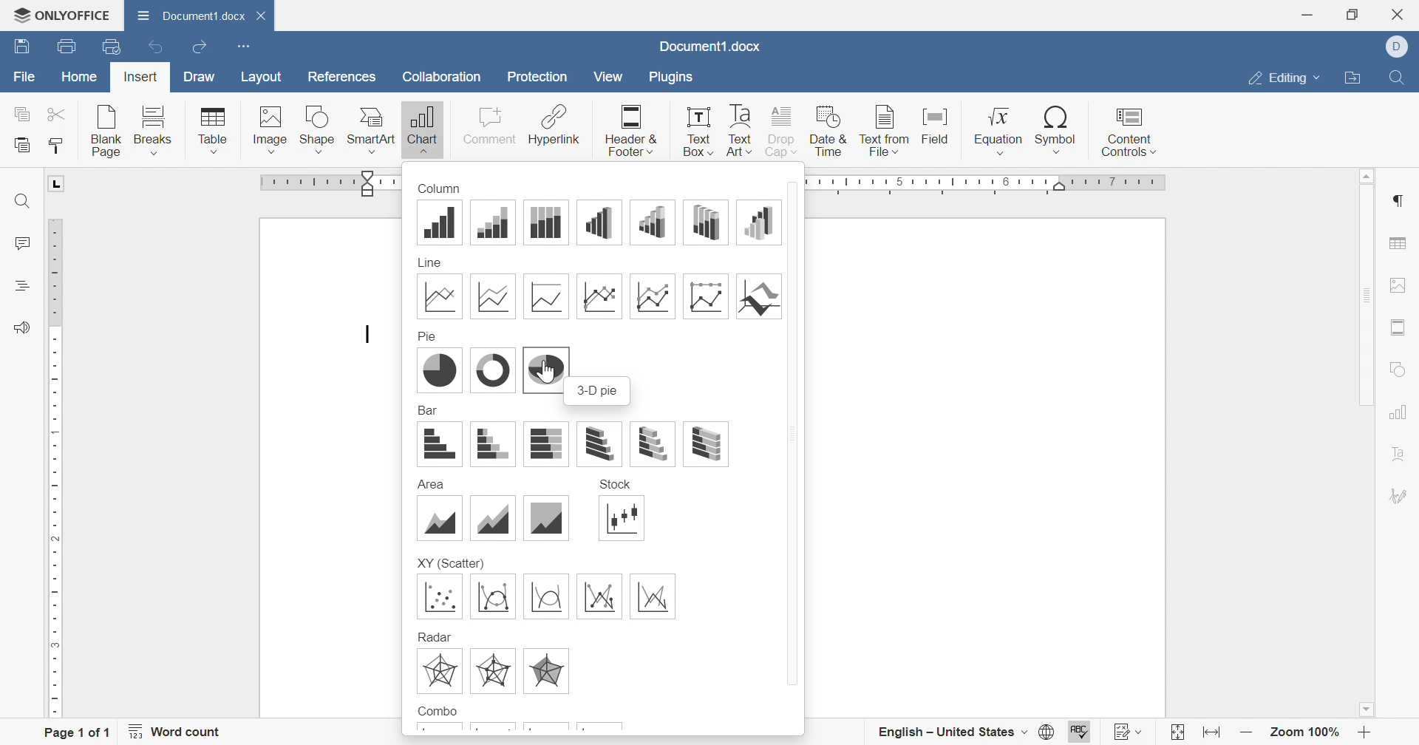 The width and height of the screenshot is (1419, 745). Describe the element at coordinates (440, 444) in the screenshot. I see `Clustered bar` at that location.